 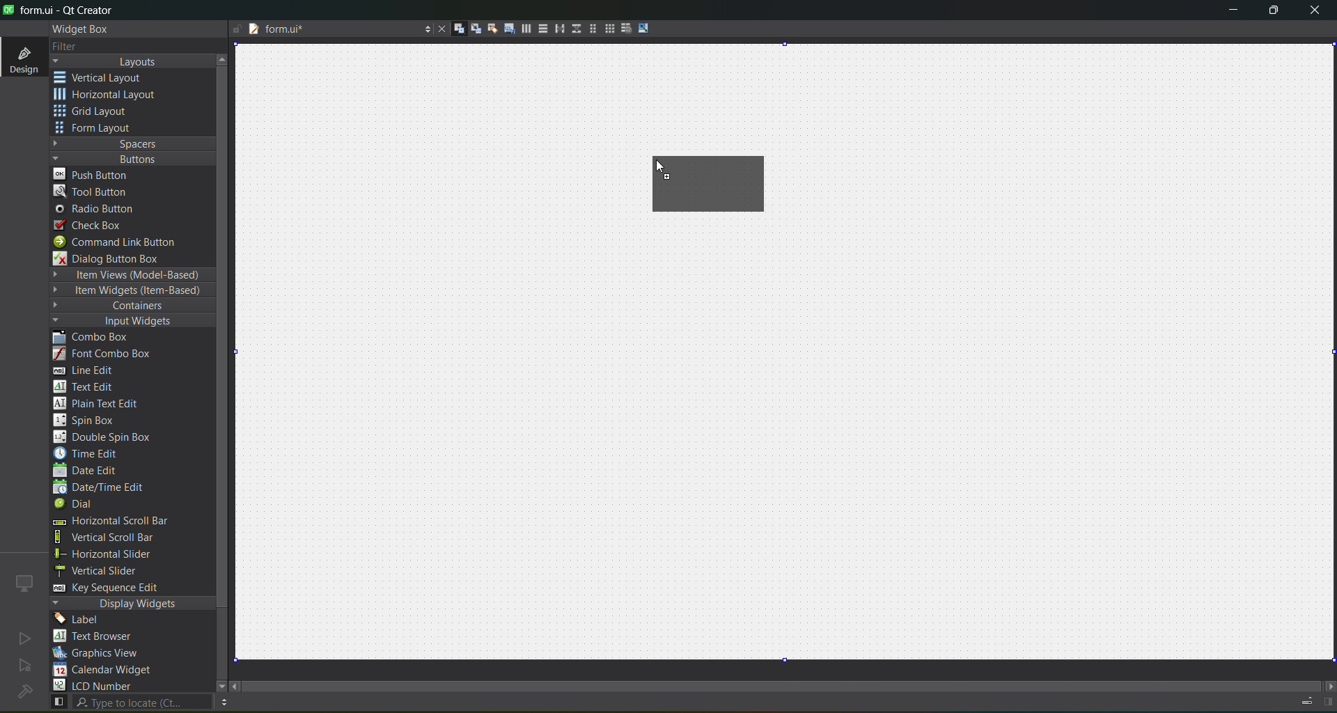 I want to click on layout in a form, so click(x=588, y=29).